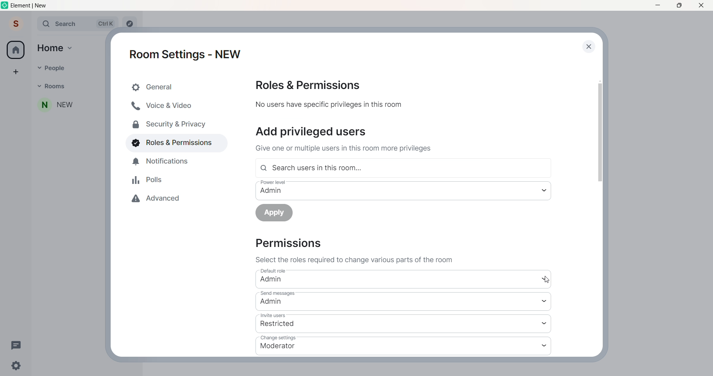 This screenshot has height=376, width=713. Describe the element at coordinates (354, 260) in the screenshot. I see `instruction` at that location.